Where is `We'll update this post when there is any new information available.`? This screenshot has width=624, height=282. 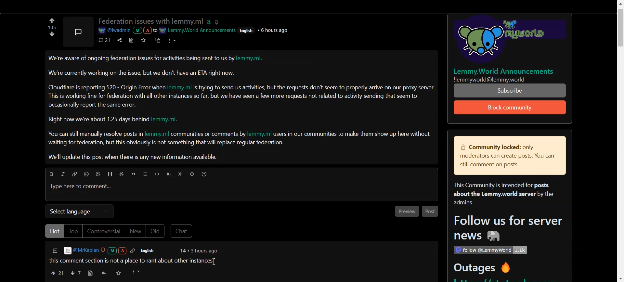 We'll update this post when there is any new information available. is located at coordinates (134, 157).